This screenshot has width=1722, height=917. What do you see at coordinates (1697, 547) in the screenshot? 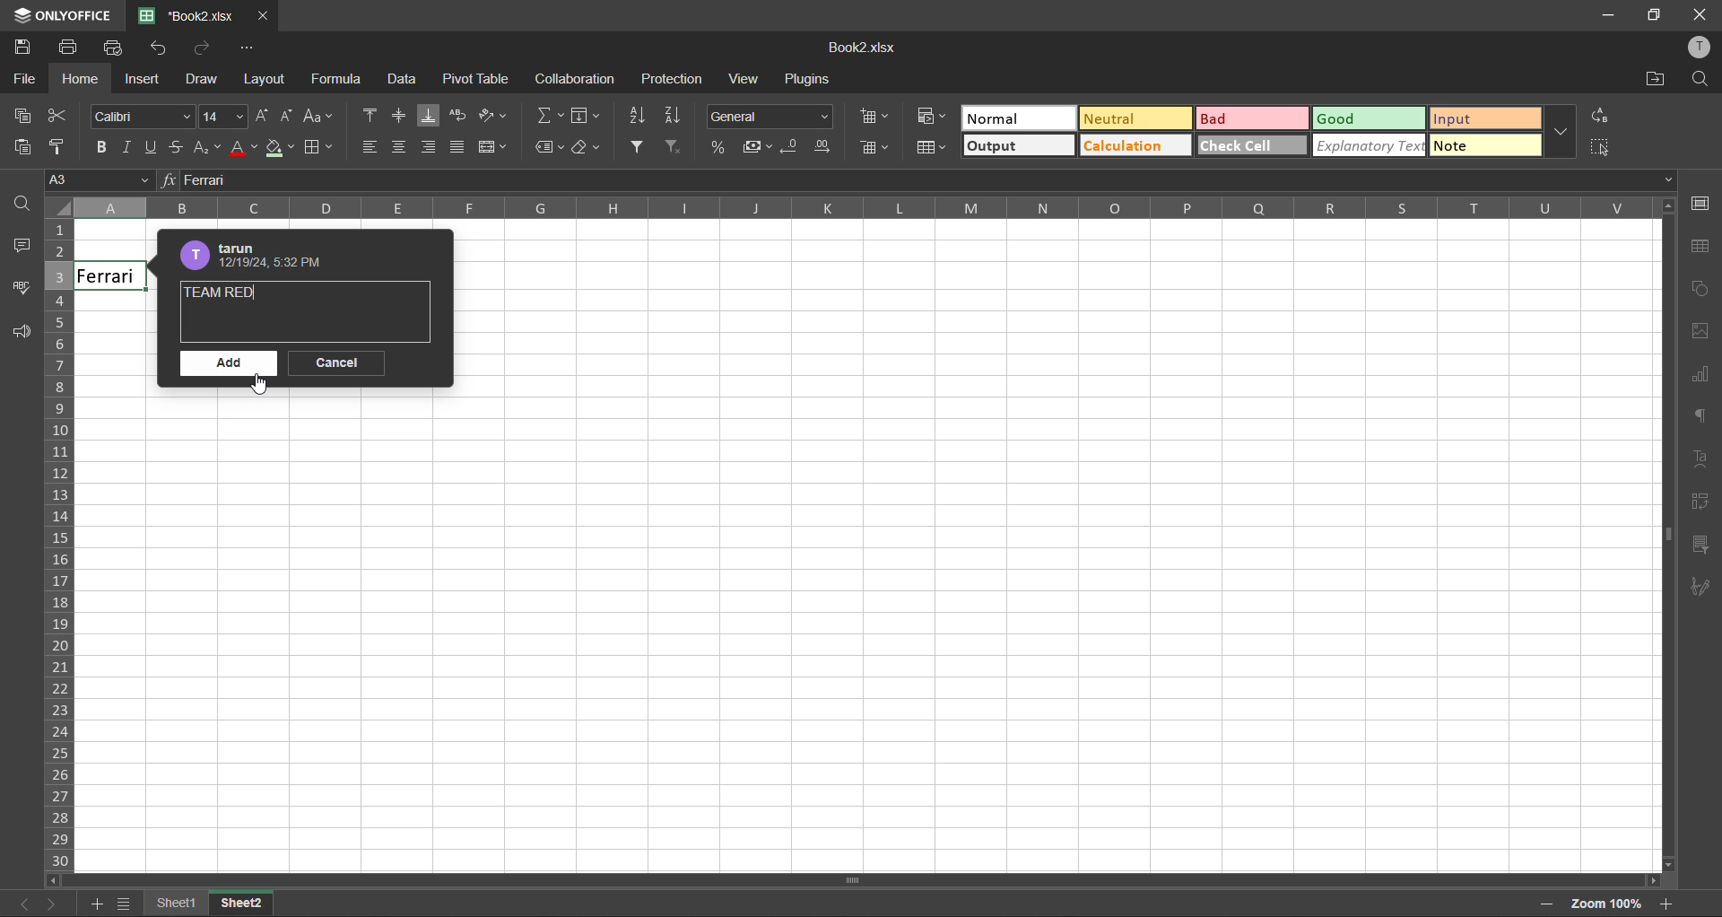
I see `slicer` at bounding box center [1697, 547].